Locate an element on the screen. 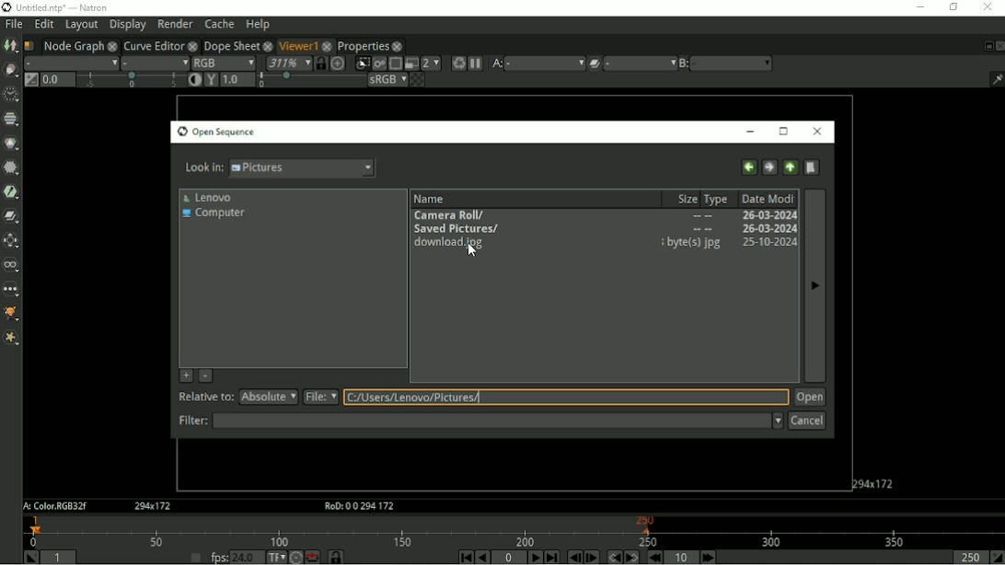  Enable region of interest that limit the portion of the viewer is located at coordinates (395, 63).